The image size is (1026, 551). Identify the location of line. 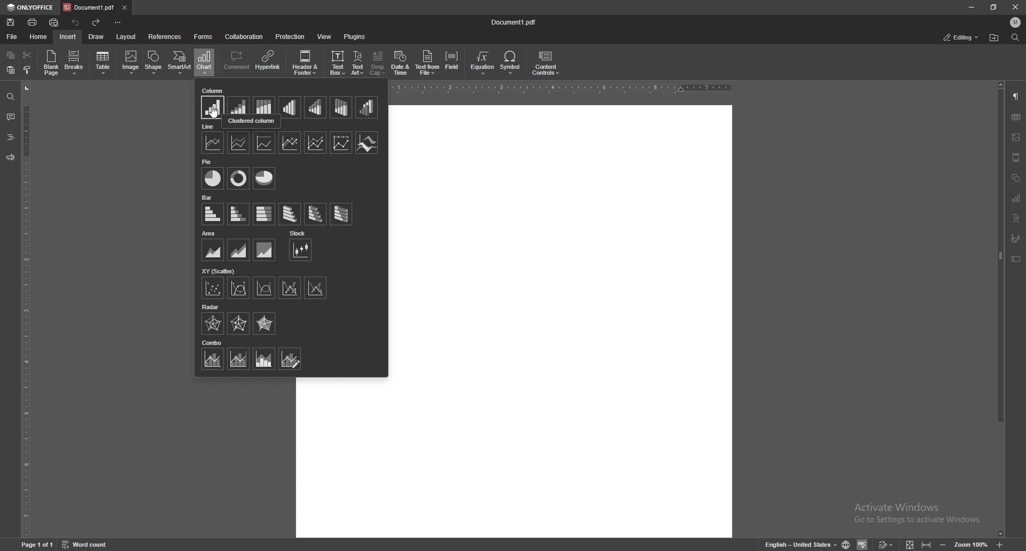
(213, 143).